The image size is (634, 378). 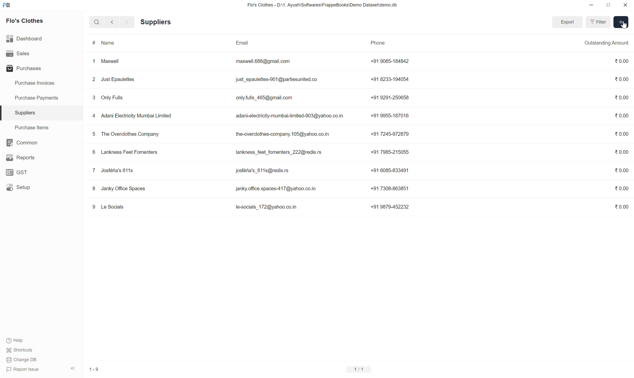 I want to click on Email, so click(x=292, y=43).